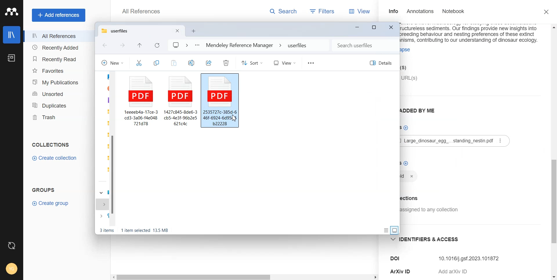 This screenshot has width=557, height=280. I want to click on New, so click(113, 62).